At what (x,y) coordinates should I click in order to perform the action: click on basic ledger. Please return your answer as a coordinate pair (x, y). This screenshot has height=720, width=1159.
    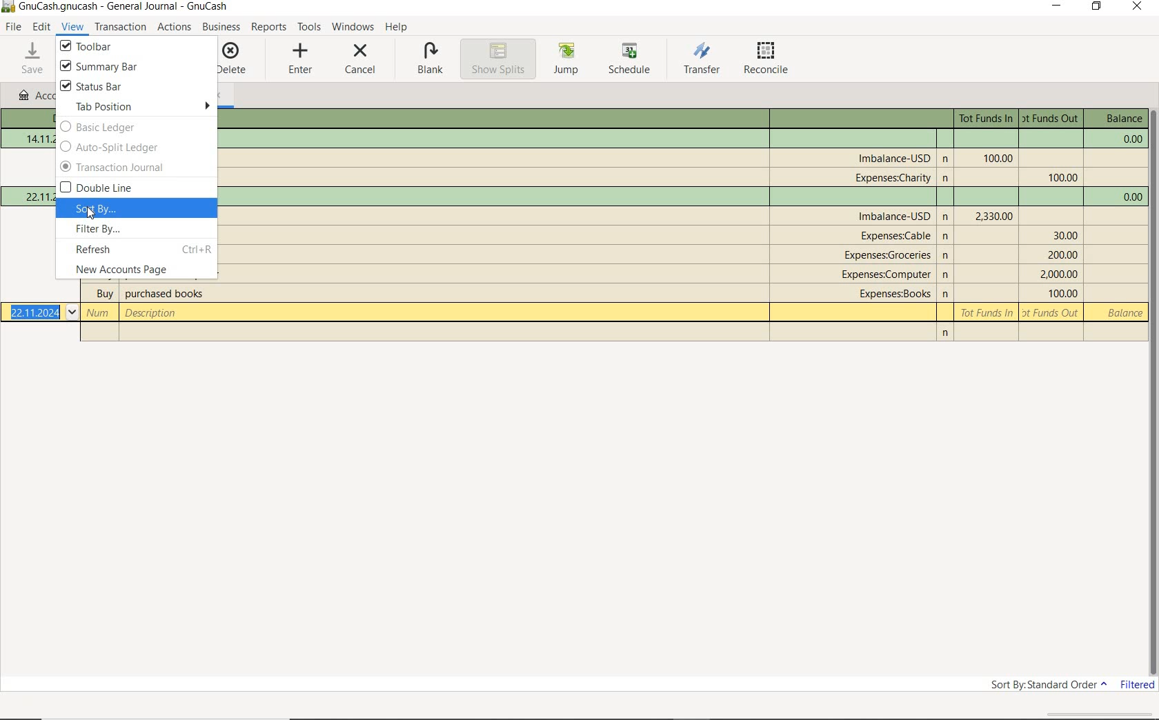
    Looking at the image, I should click on (131, 126).